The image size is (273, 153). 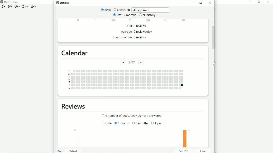 I want to click on Scale, so click(x=133, y=20).